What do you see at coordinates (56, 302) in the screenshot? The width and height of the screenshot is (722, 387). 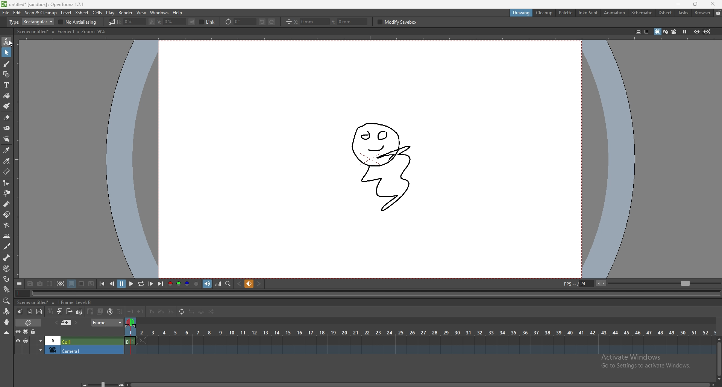 I see `description` at bounding box center [56, 302].